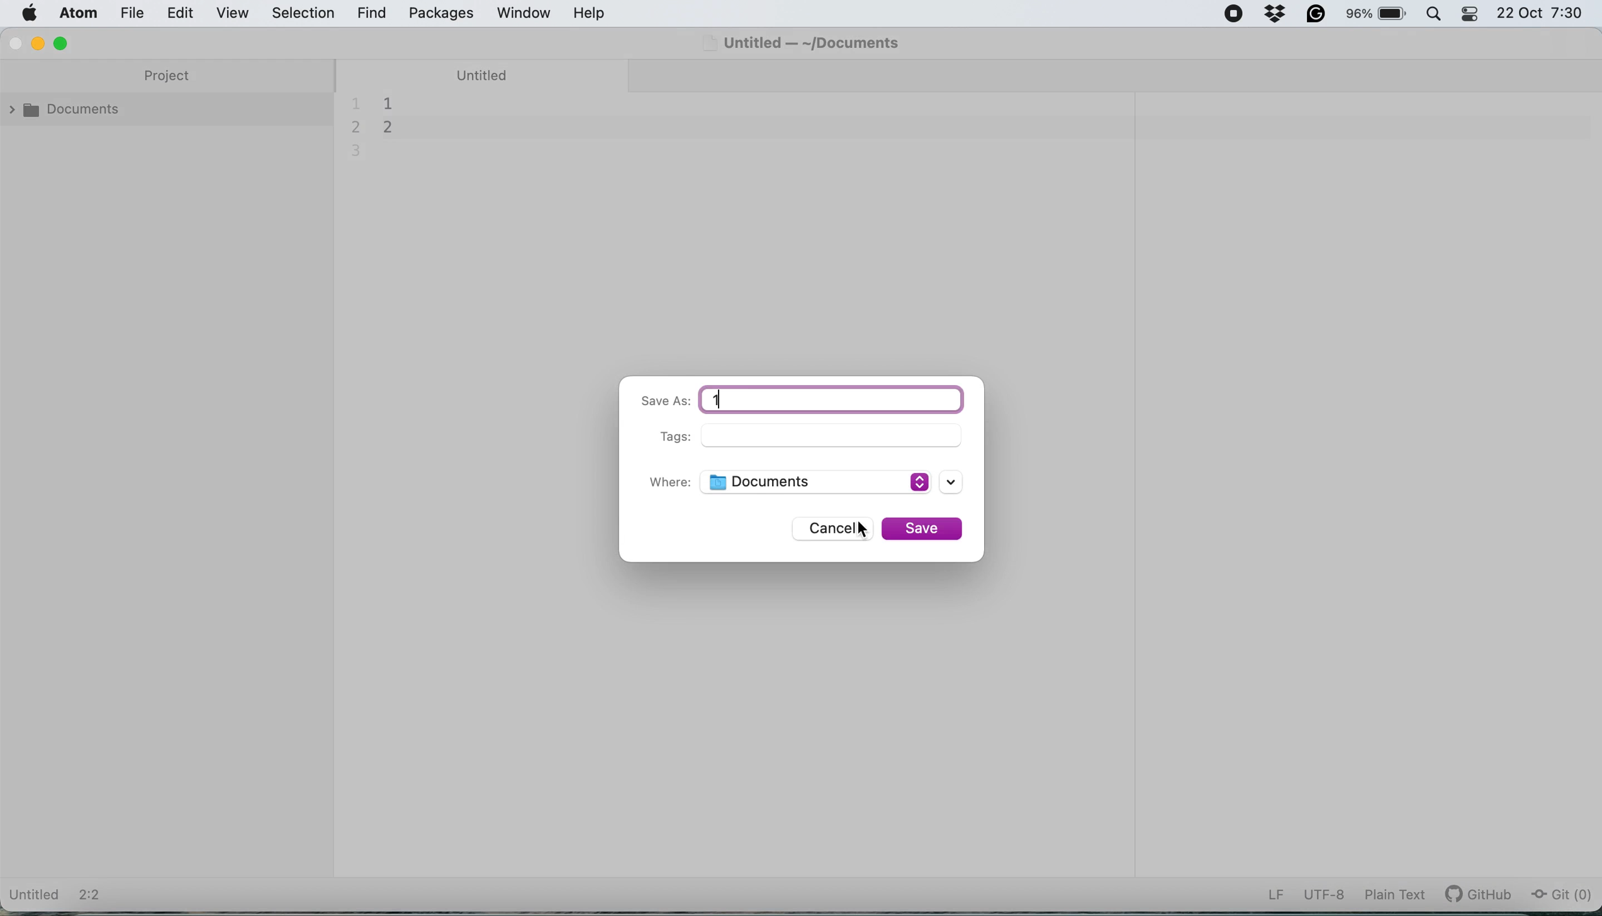 The image size is (1602, 916). What do you see at coordinates (592, 14) in the screenshot?
I see `help` at bounding box center [592, 14].